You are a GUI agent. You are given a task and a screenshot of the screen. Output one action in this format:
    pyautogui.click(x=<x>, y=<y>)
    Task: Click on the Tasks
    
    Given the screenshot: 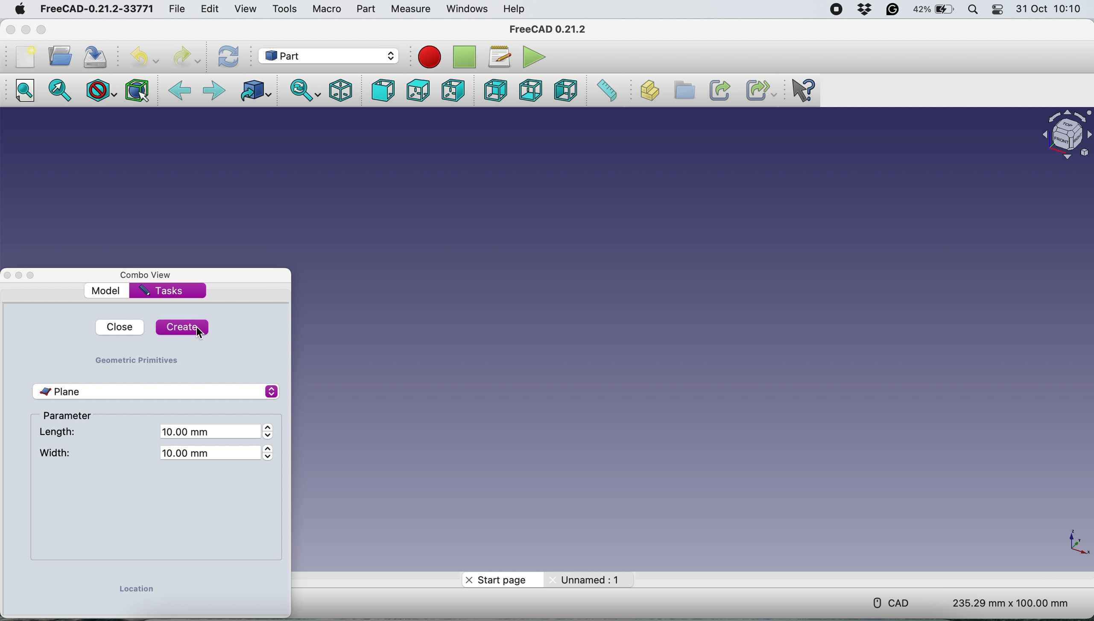 What is the action you would take?
    pyautogui.click(x=161, y=291)
    